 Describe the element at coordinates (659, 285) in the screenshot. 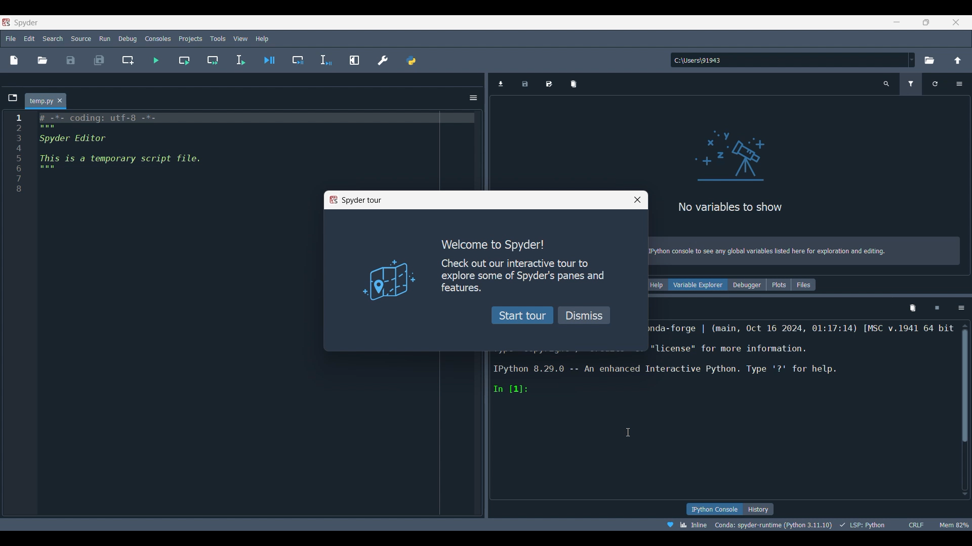

I see `Help` at that location.